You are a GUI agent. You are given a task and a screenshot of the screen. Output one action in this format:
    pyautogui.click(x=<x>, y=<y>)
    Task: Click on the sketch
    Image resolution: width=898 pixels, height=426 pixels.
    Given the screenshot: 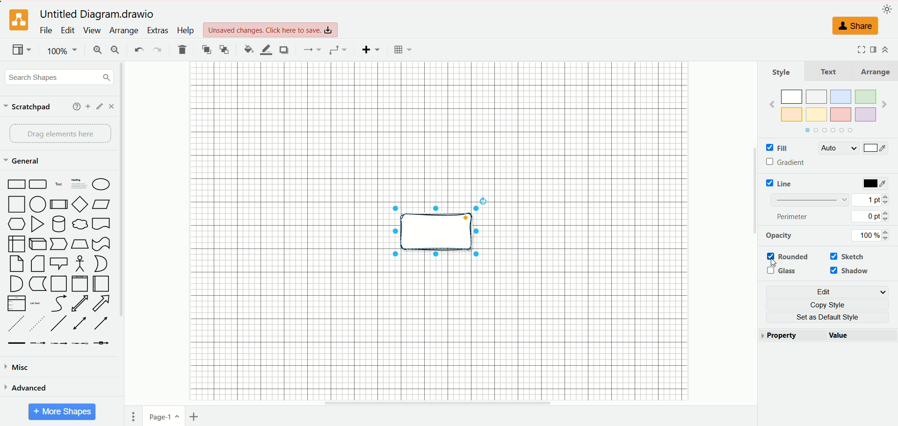 What is the action you would take?
    pyautogui.click(x=852, y=257)
    